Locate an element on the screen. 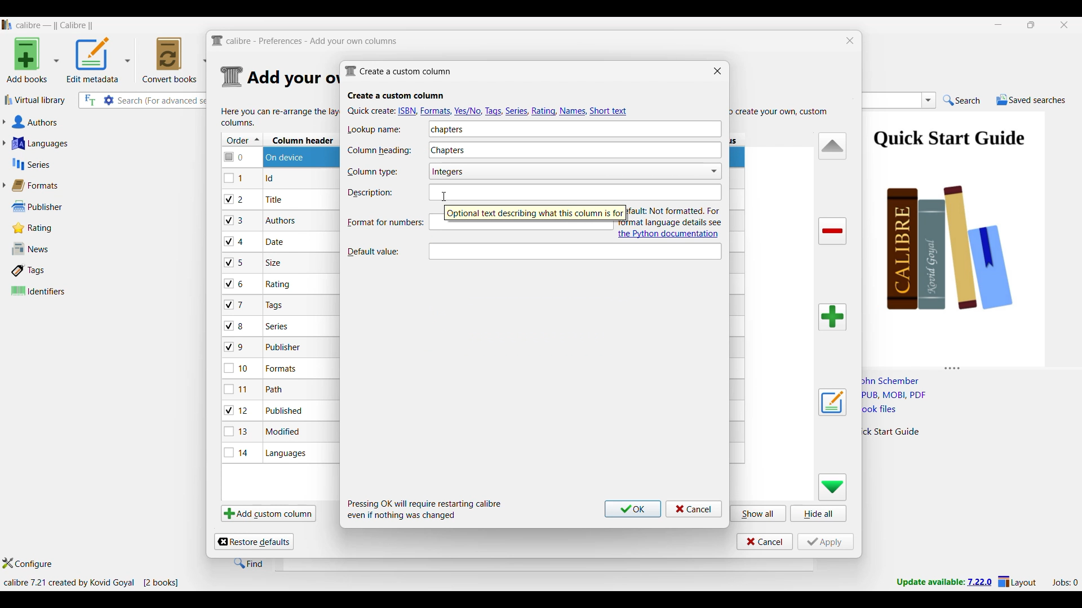 The image size is (1082, 608). Order column, current sorting is located at coordinates (242, 140).